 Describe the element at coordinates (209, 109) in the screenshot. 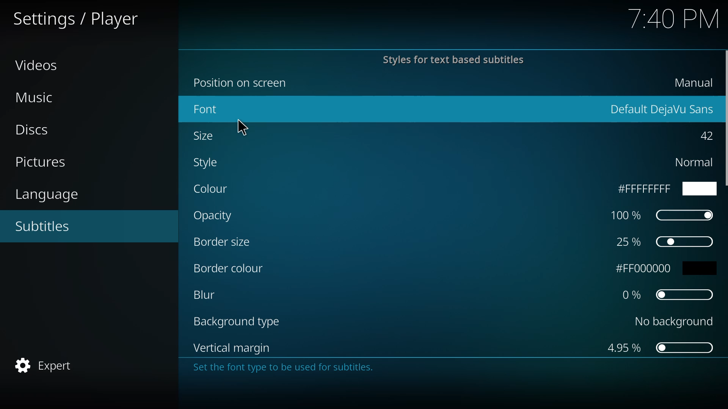

I see `font` at that location.